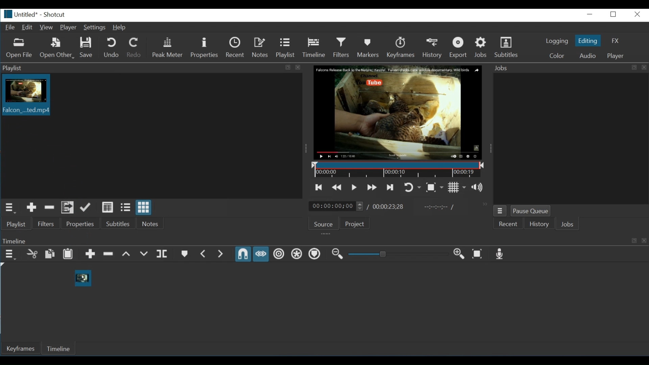 Image resolution: width=649 pixels, height=365 pixels. Describe the element at coordinates (184, 254) in the screenshot. I see `Create or edit marker` at that location.